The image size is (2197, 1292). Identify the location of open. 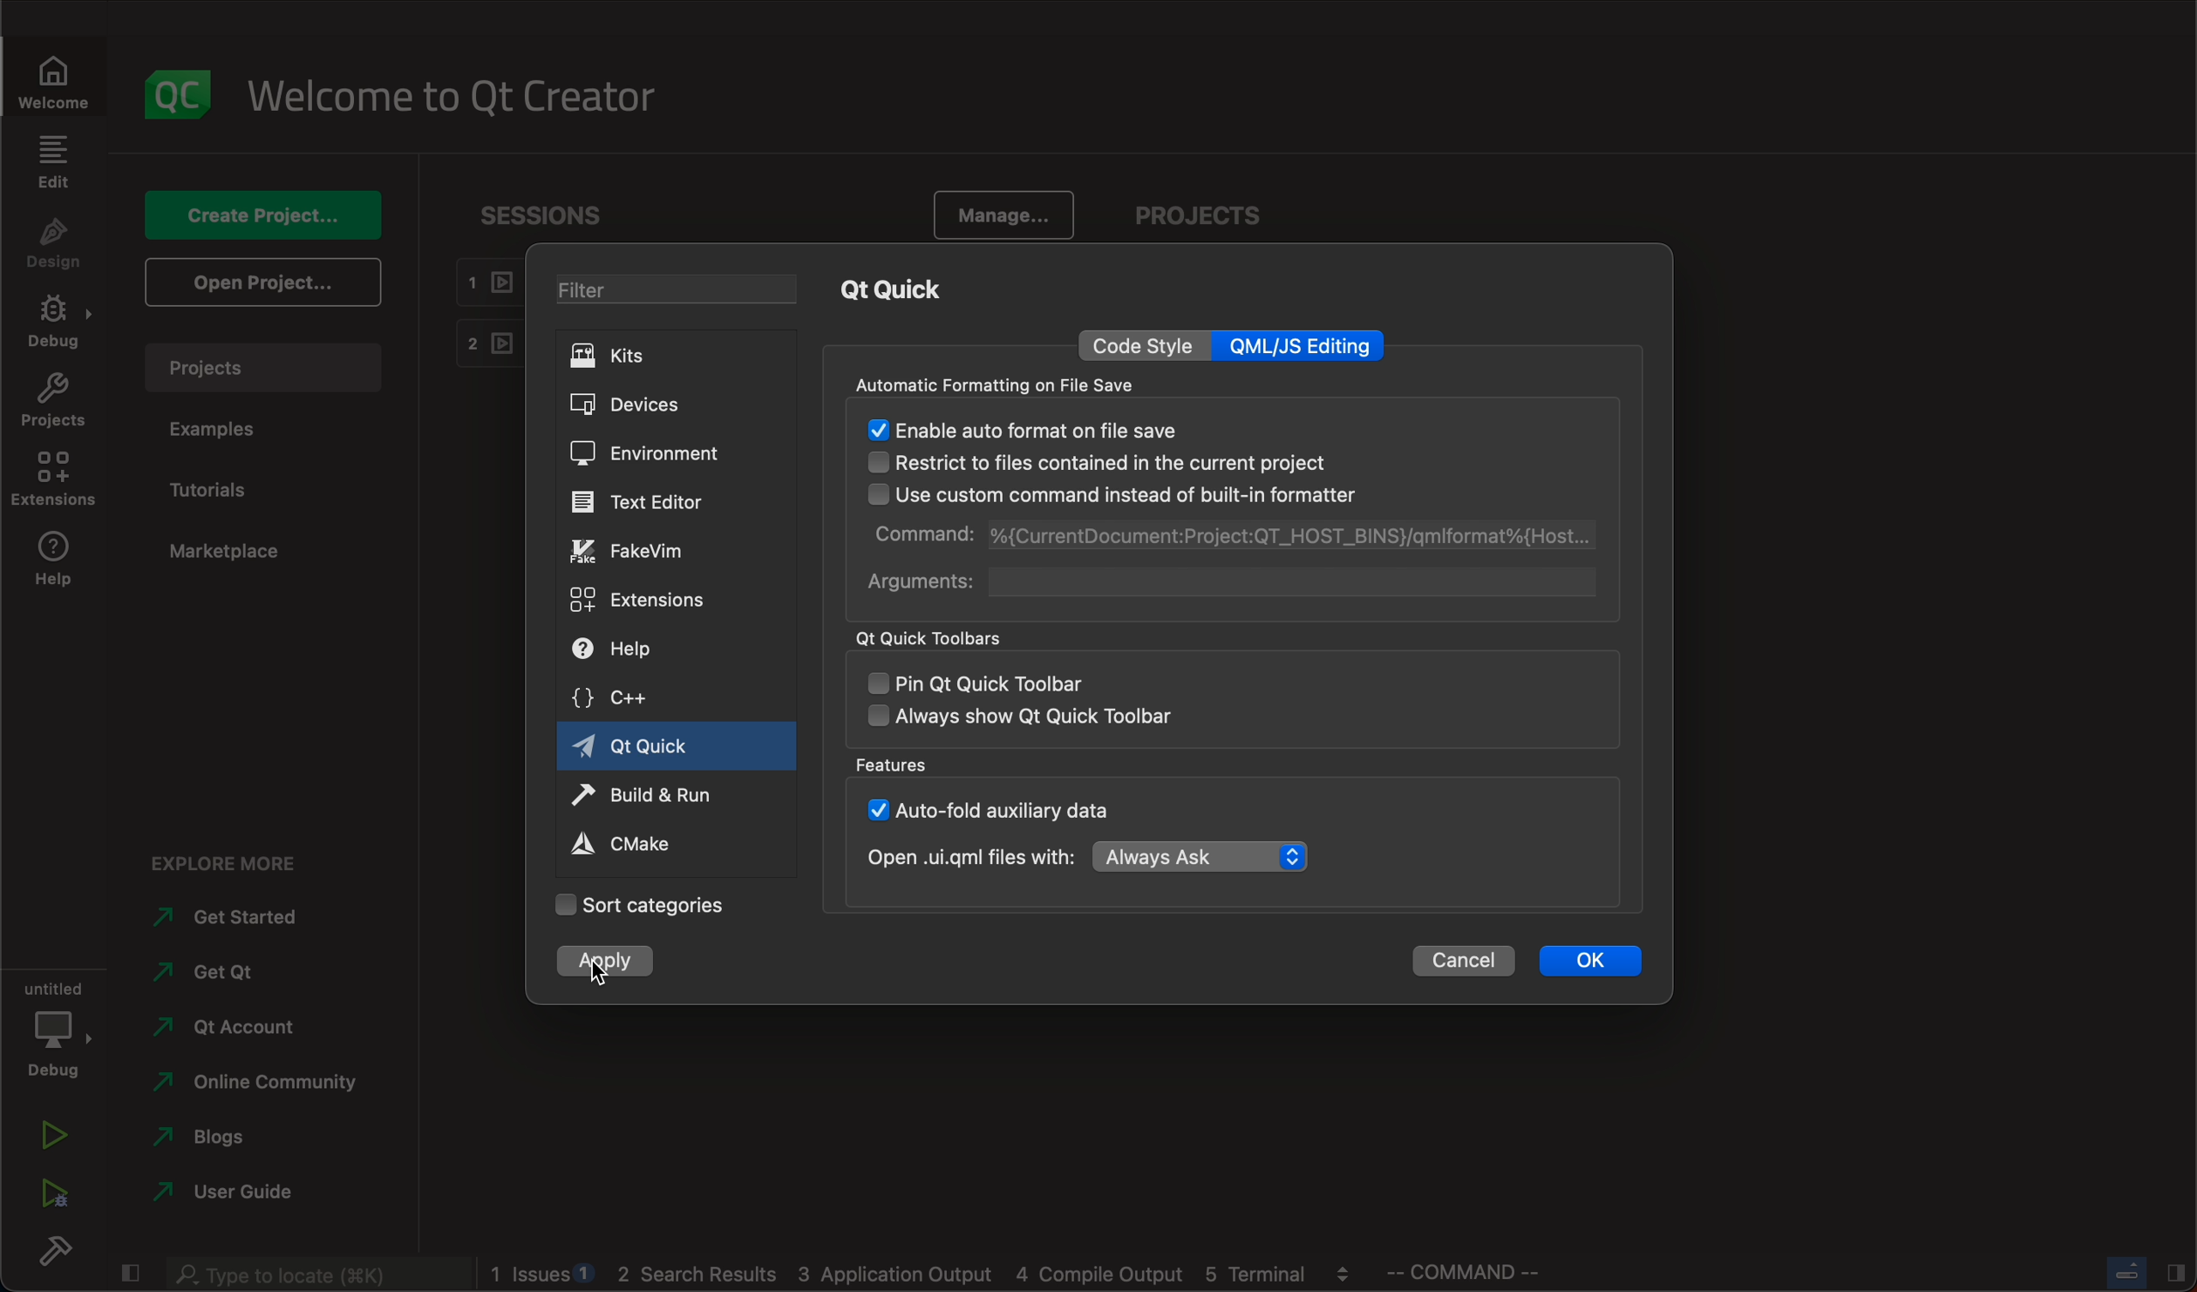
(262, 283).